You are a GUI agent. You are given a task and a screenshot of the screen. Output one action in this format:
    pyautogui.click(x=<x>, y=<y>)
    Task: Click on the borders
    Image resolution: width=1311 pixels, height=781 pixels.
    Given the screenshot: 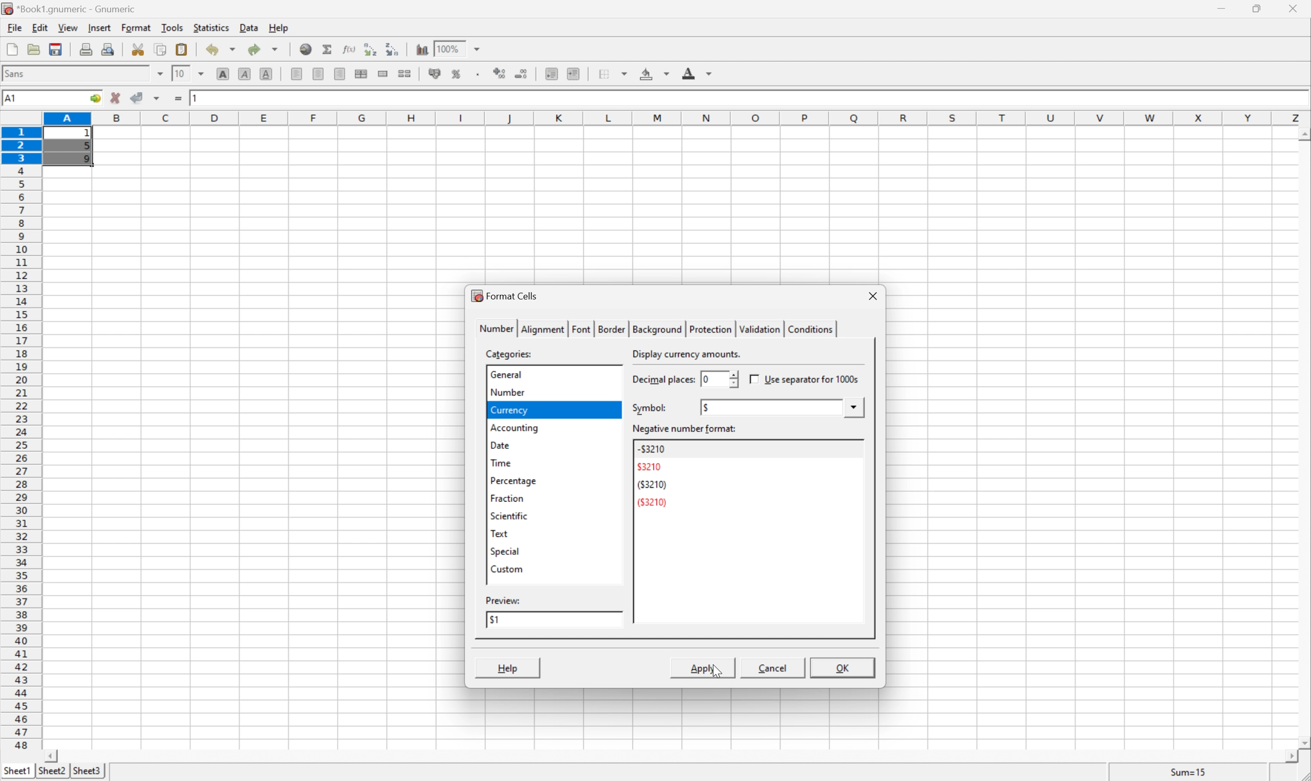 What is the action you would take?
    pyautogui.click(x=611, y=74)
    